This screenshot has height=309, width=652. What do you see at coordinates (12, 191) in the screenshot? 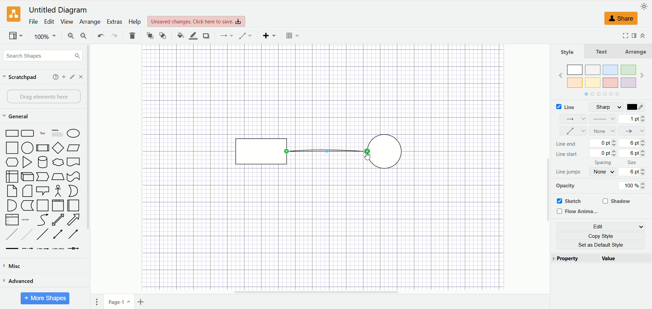
I see `Page` at bounding box center [12, 191].